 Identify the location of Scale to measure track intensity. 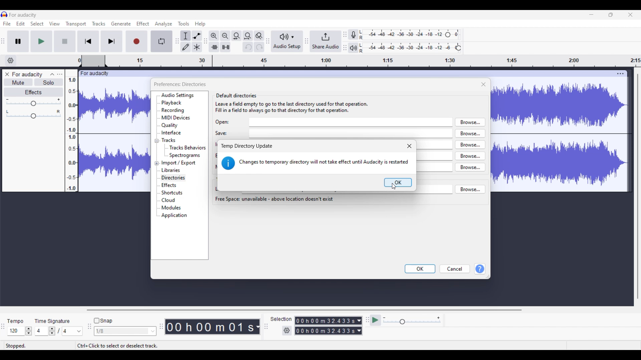
(71, 134).